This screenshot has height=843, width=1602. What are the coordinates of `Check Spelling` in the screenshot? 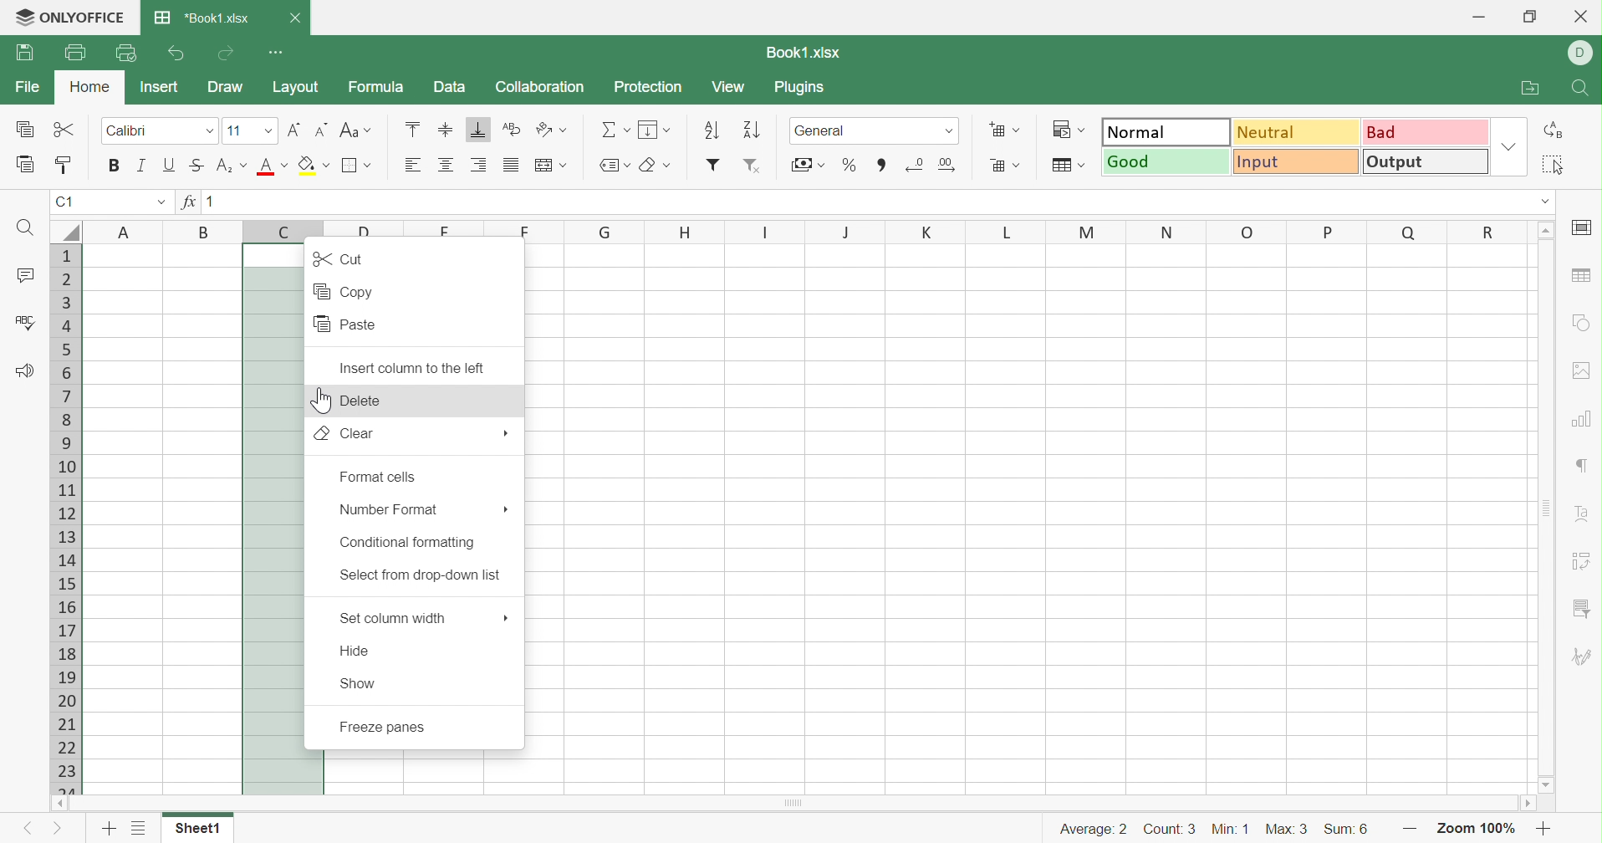 It's located at (20, 319).